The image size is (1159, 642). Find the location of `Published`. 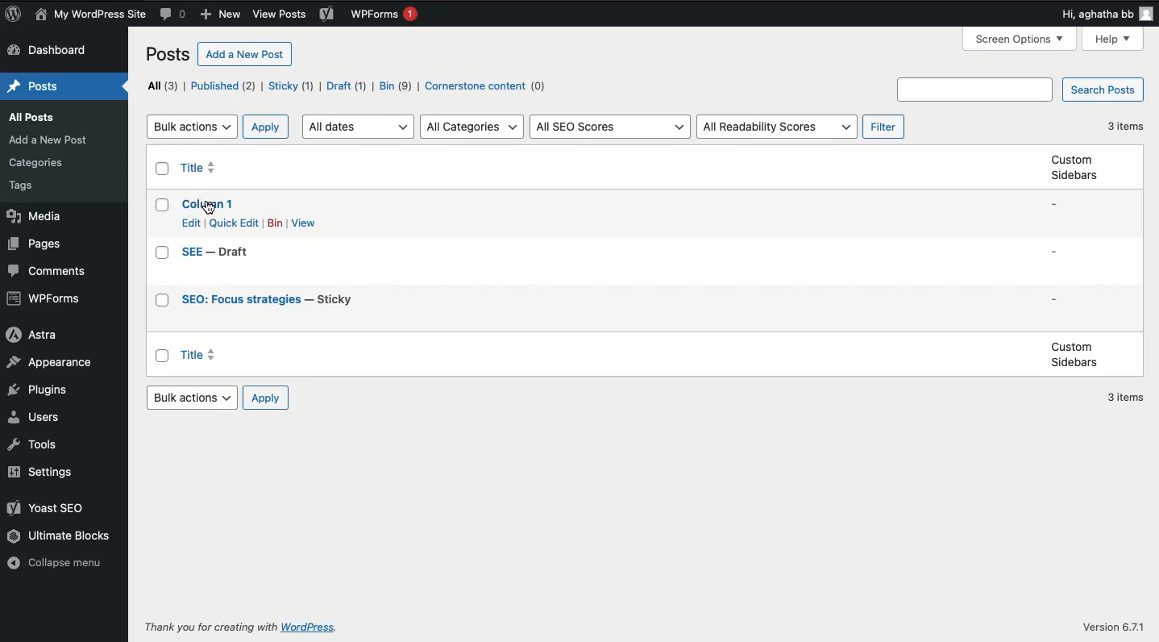

Published is located at coordinates (224, 85).